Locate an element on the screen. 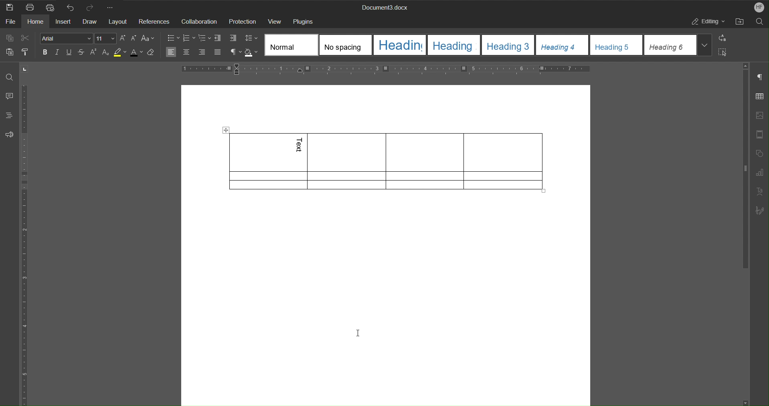 Image resolution: width=769 pixels, height=406 pixels. Replace is located at coordinates (724, 39).